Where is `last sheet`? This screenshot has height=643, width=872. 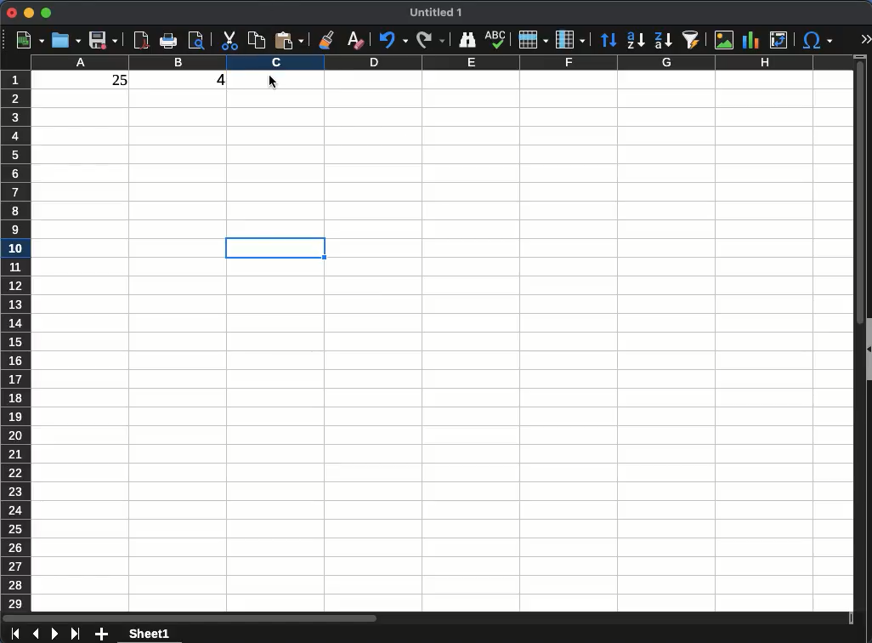 last sheet is located at coordinates (76, 634).